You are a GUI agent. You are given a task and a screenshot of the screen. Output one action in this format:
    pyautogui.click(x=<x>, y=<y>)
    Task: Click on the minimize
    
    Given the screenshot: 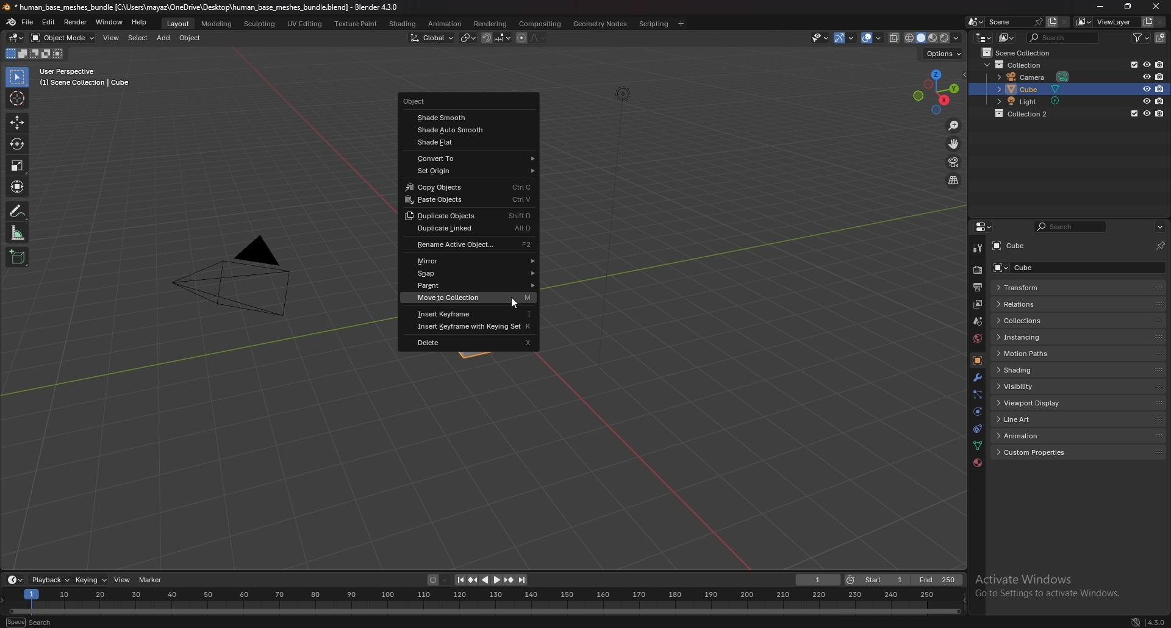 What is the action you would take?
    pyautogui.click(x=1100, y=5)
    